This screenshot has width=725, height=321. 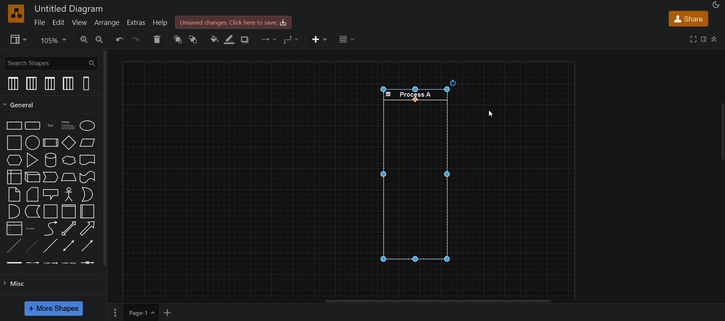 I want to click on more shapes, so click(x=56, y=307).